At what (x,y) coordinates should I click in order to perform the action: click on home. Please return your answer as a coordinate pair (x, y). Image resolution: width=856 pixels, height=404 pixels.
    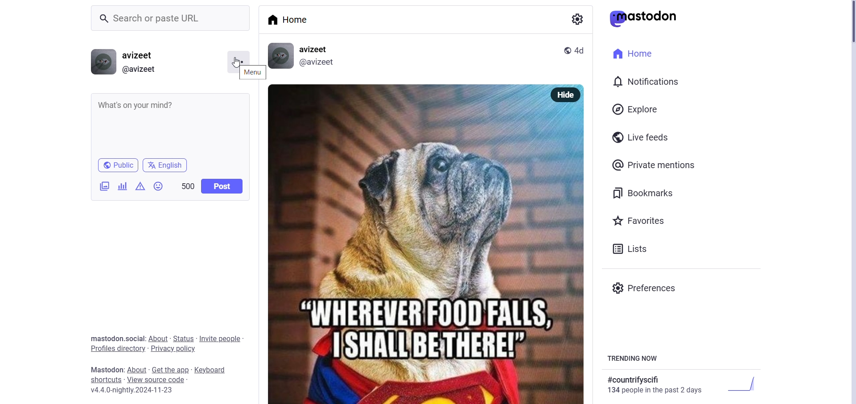
    Looking at the image, I should click on (295, 21).